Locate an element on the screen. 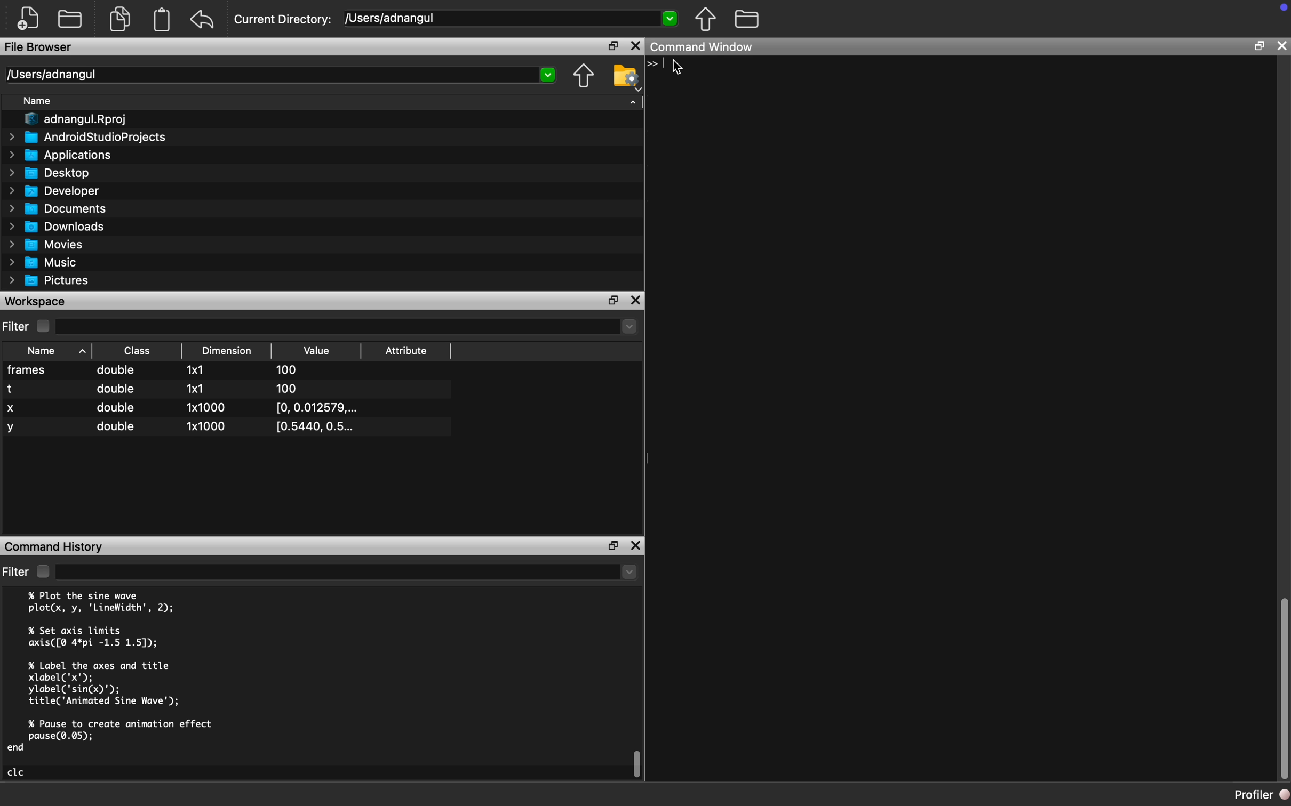 The width and height of the screenshot is (1291, 806). Name is located at coordinates (38, 101).